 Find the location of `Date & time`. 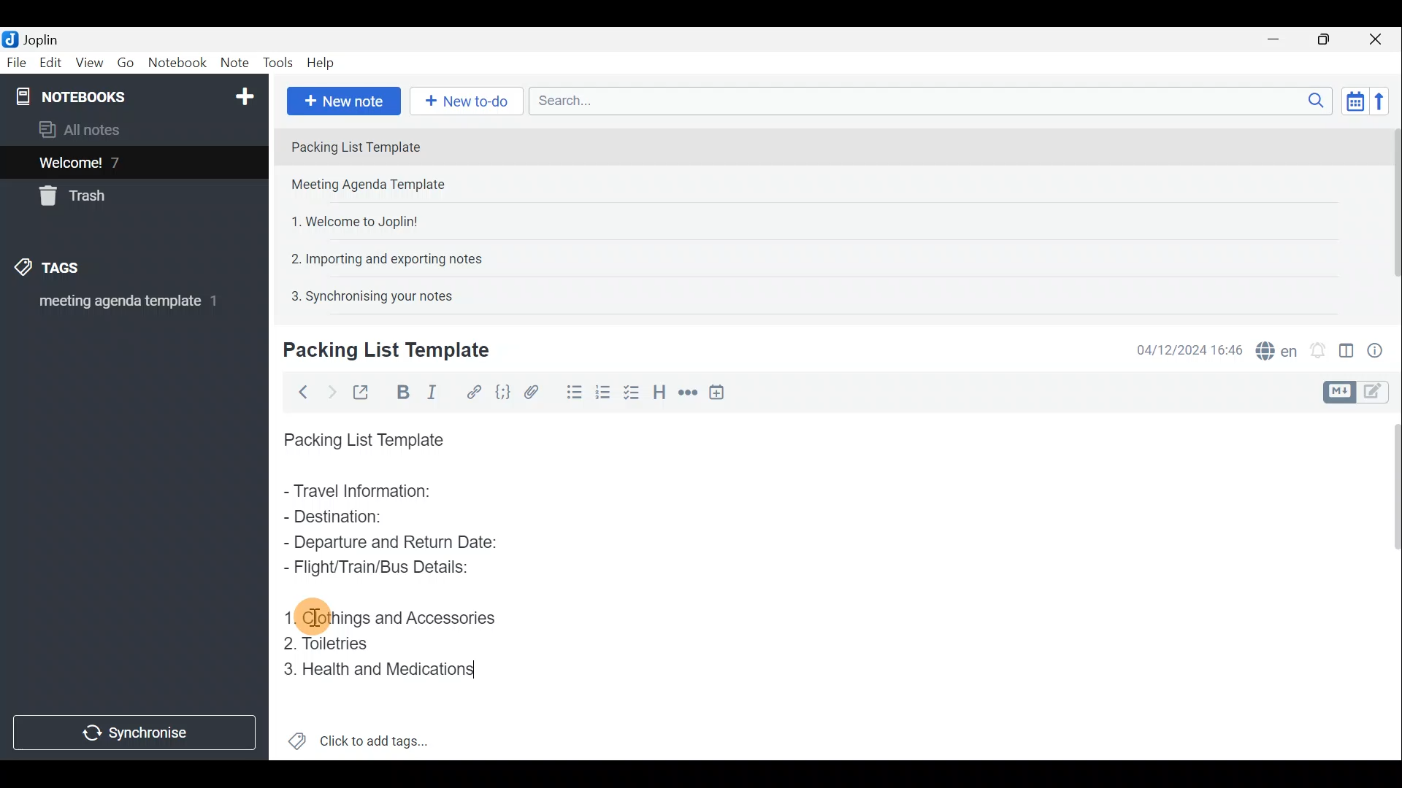

Date & time is located at coordinates (1190, 349).